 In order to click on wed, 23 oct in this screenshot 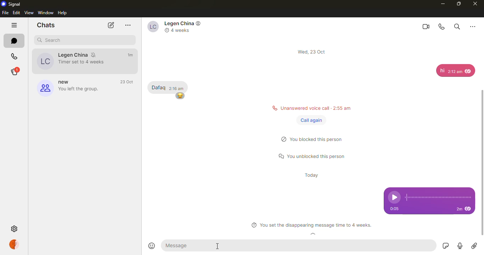, I will do `click(313, 52)`.